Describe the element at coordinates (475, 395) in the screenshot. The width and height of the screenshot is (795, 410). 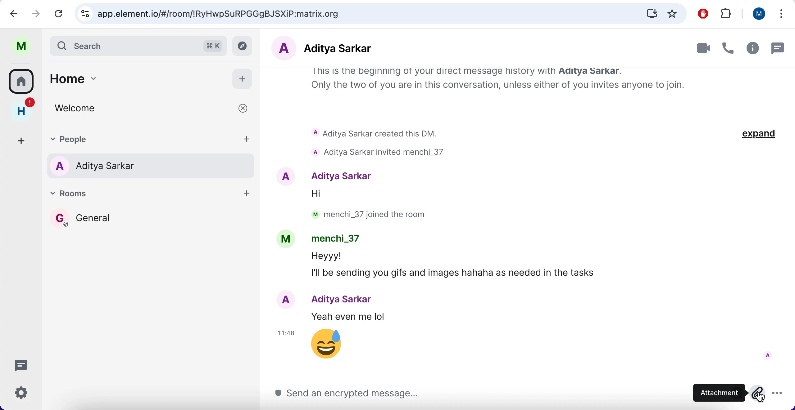
I see `send an encrypted message` at that location.